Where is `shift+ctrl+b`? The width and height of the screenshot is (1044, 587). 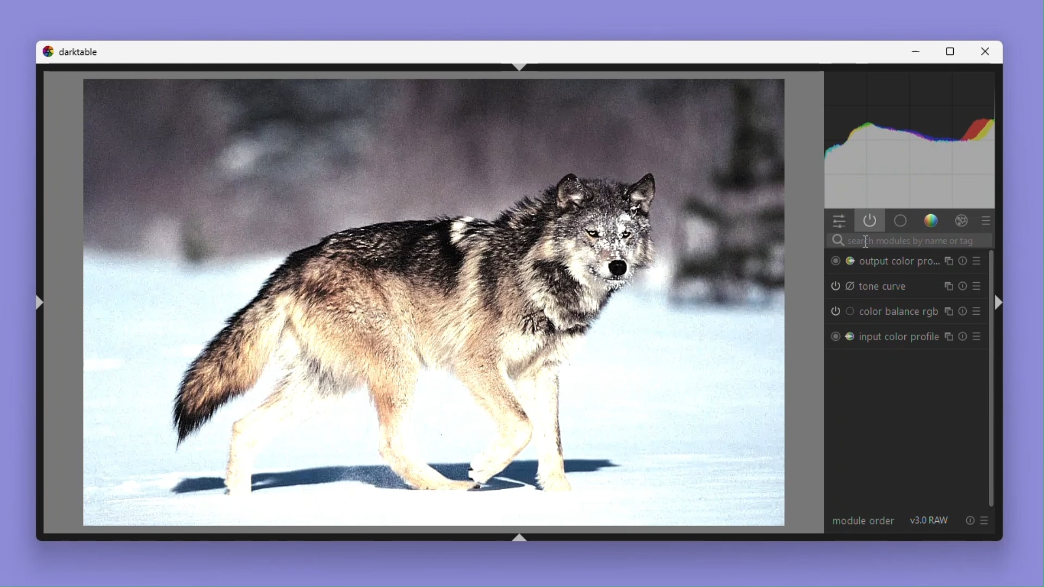
shift+ctrl+b is located at coordinates (521, 537).